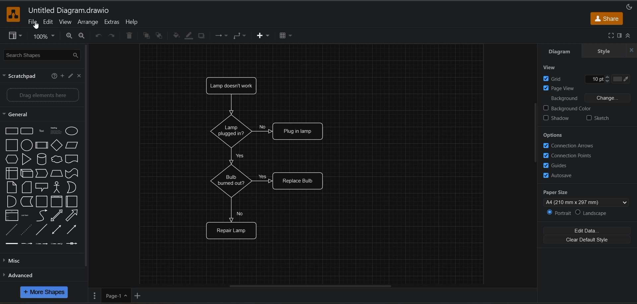 This screenshot has height=304, width=637. Describe the element at coordinates (554, 135) in the screenshot. I see `options` at that location.